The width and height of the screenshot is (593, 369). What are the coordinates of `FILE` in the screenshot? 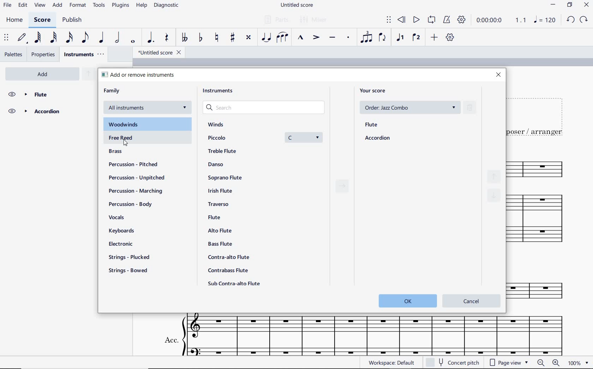 It's located at (7, 5).